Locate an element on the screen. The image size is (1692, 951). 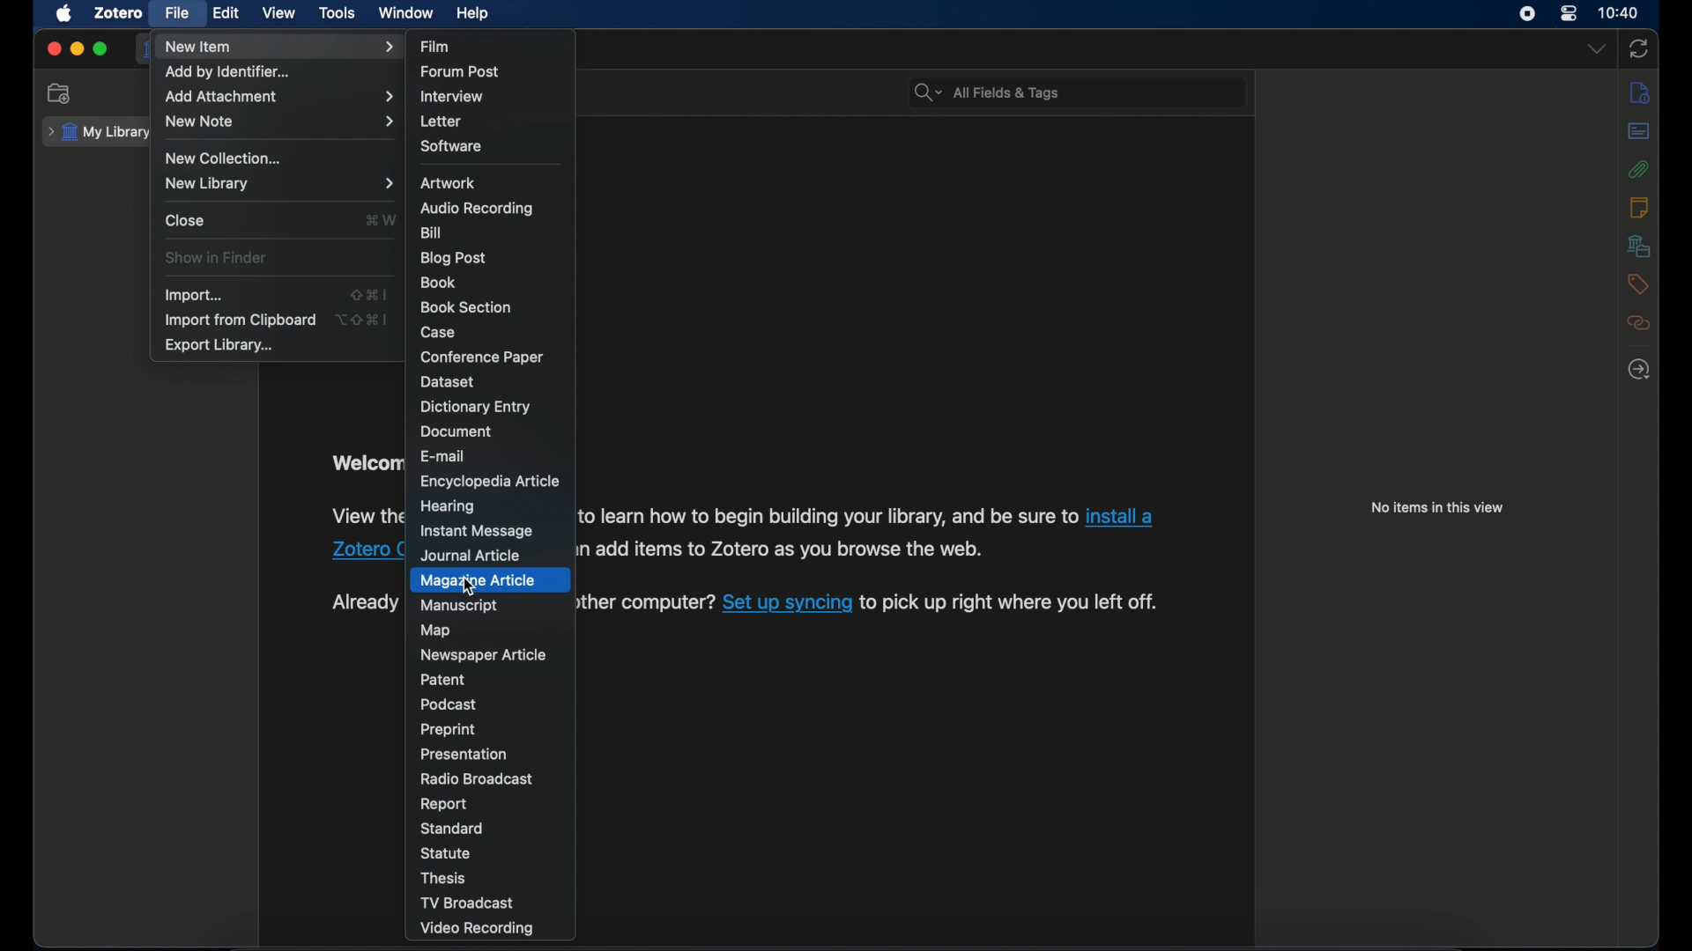
map is located at coordinates (439, 630).